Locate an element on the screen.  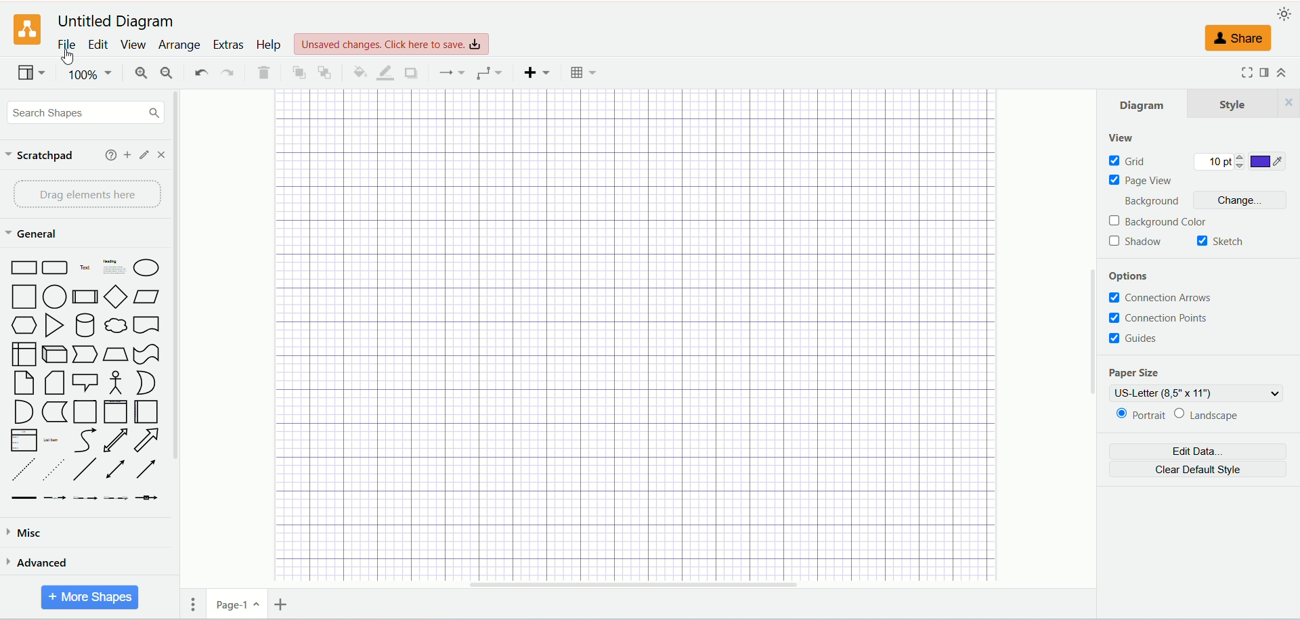
page1 is located at coordinates (237, 604).